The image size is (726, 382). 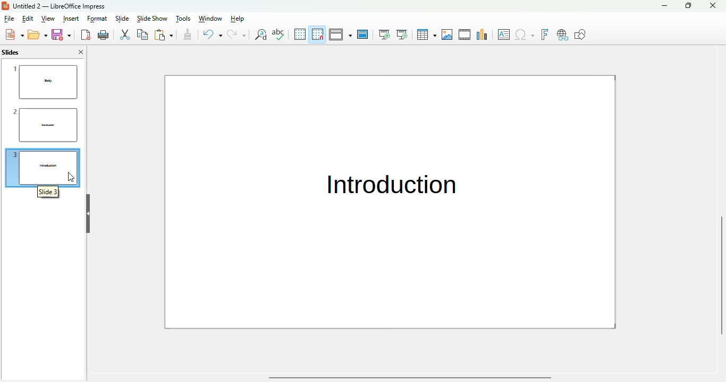 I want to click on cut, so click(x=124, y=34).